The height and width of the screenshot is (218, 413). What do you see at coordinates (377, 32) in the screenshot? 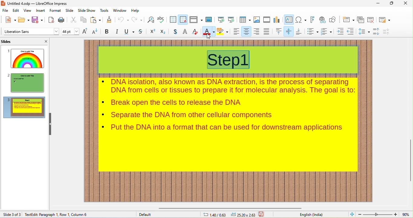
I see `increase paragraph spacing` at bounding box center [377, 32].